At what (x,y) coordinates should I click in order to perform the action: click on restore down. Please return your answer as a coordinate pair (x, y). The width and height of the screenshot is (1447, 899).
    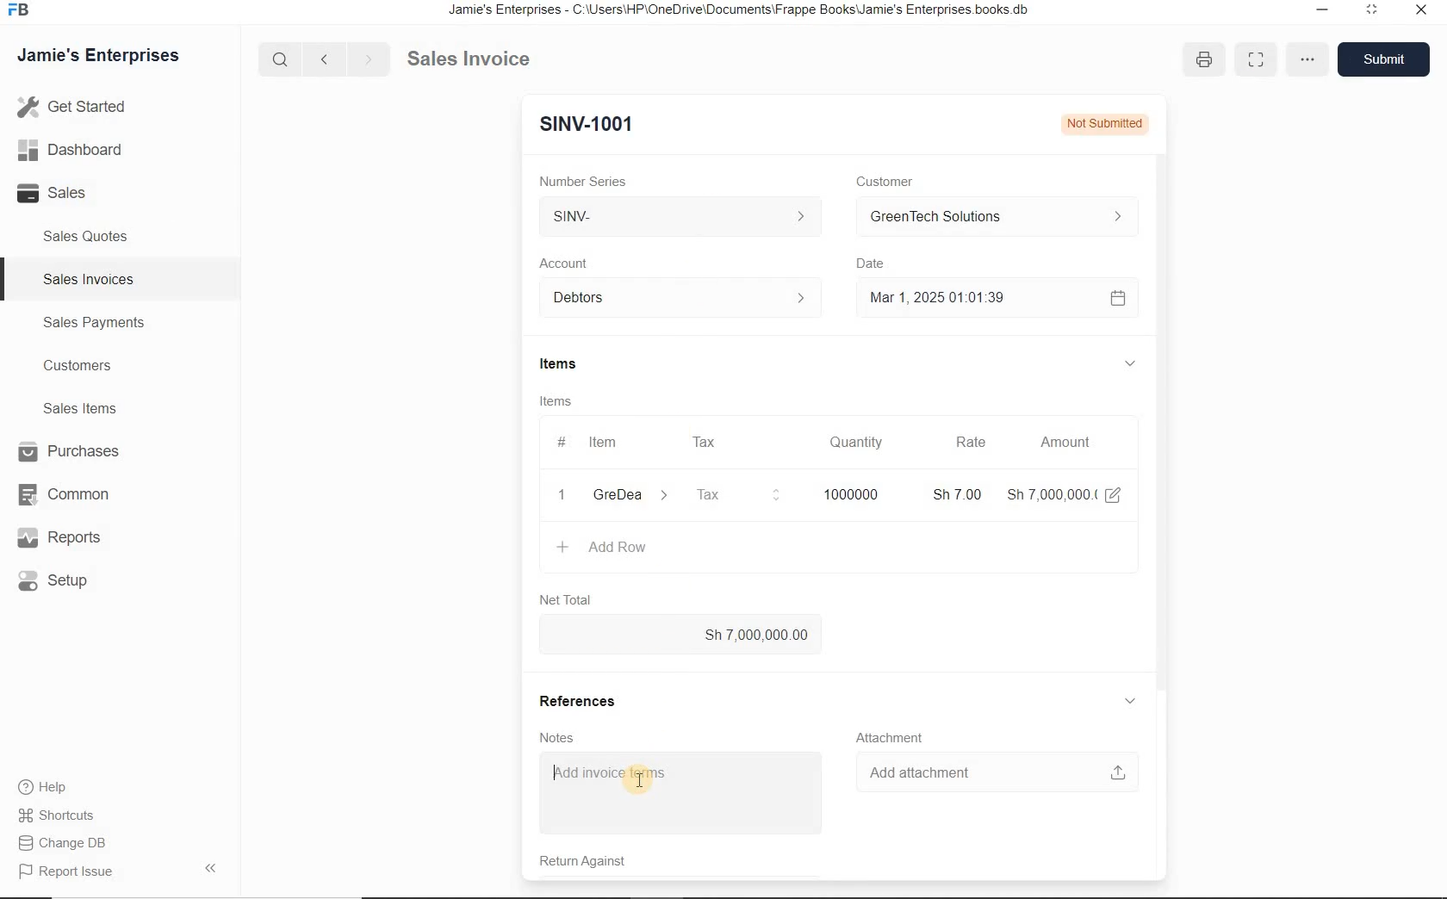
    Looking at the image, I should click on (1319, 11).